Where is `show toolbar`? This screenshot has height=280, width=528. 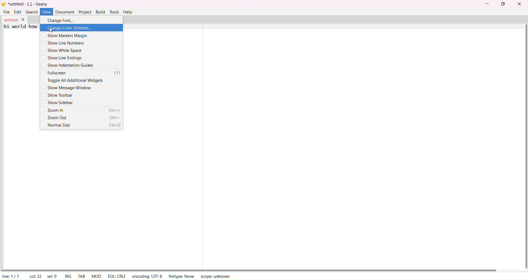
show toolbar is located at coordinates (57, 95).